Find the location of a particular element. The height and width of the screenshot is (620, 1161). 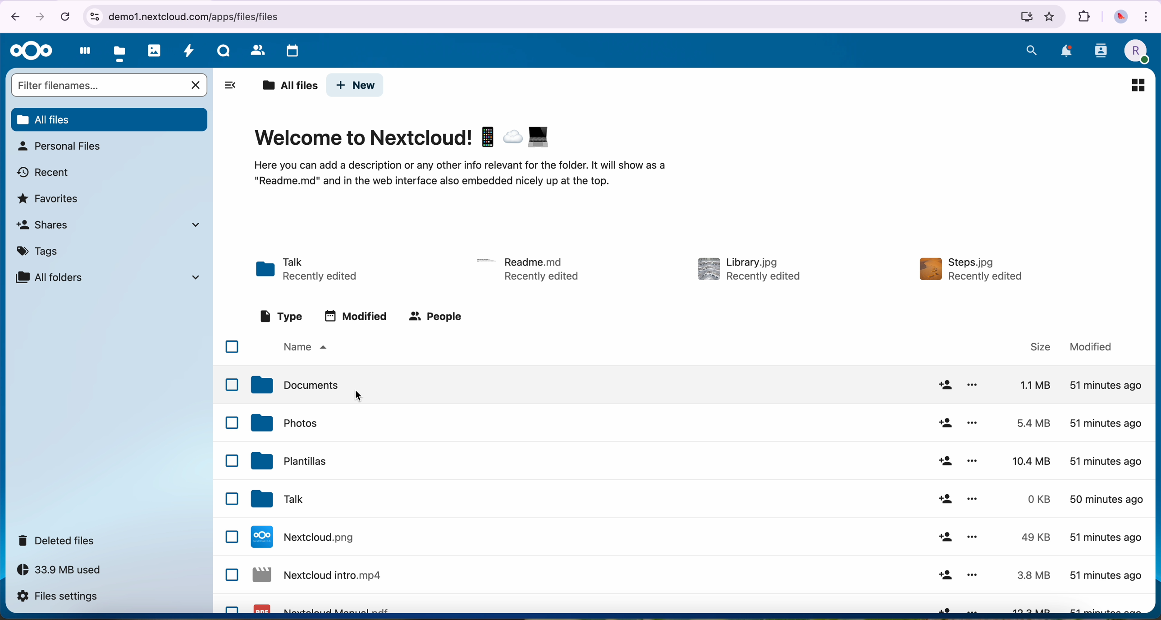

name is located at coordinates (303, 348).